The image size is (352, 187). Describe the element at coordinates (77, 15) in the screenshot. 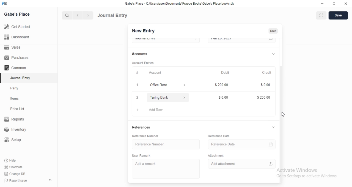

I see `backward` at that location.